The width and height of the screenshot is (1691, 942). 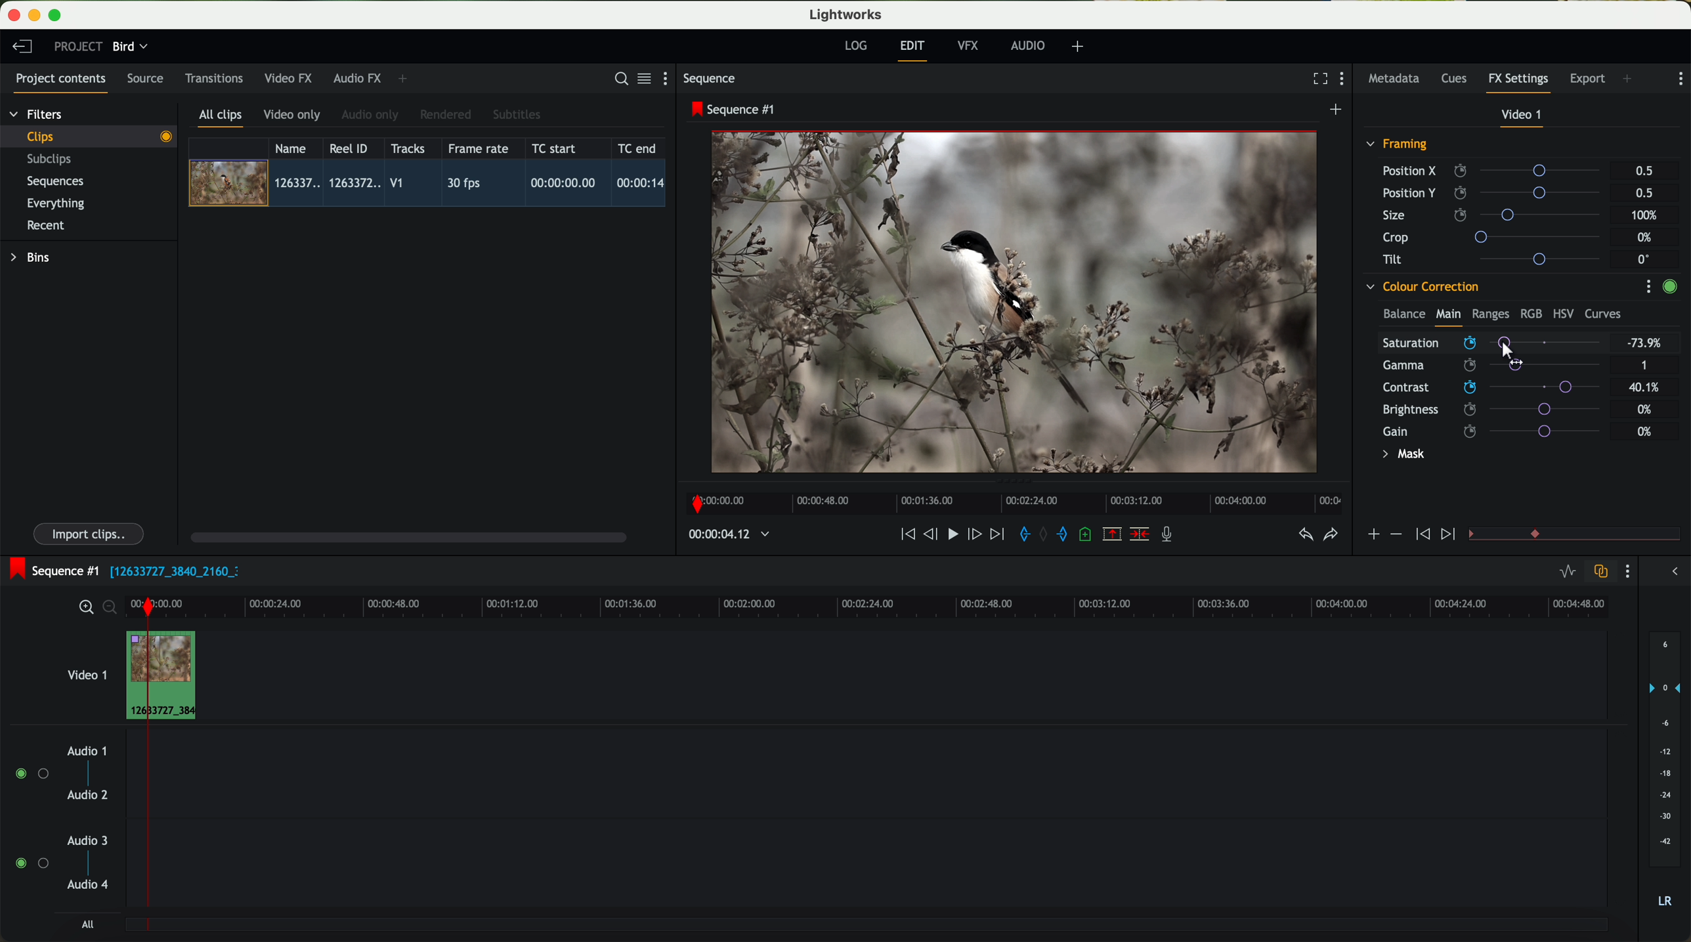 What do you see at coordinates (971, 46) in the screenshot?
I see `VFX` at bounding box center [971, 46].